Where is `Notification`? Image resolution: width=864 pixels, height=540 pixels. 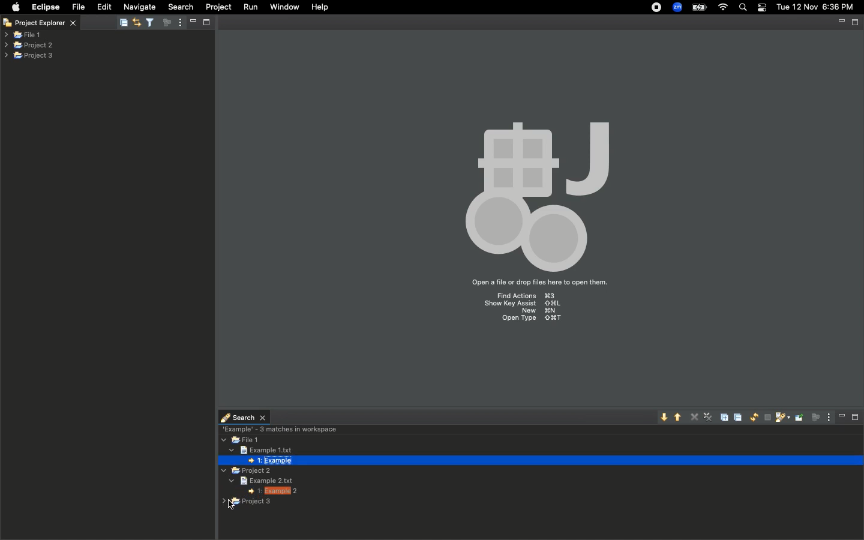 Notification is located at coordinates (761, 8).